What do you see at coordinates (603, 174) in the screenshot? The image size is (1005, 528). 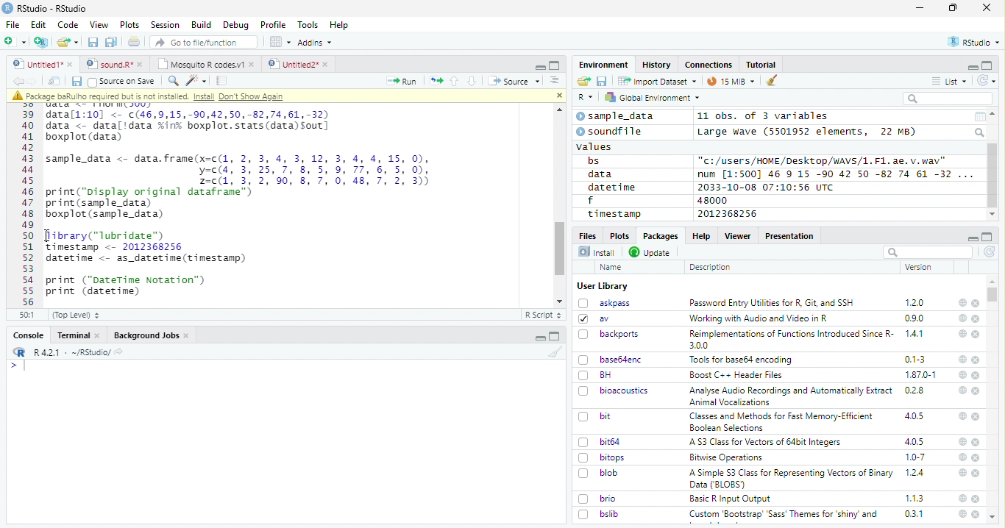 I see `data` at bounding box center [603, 174].